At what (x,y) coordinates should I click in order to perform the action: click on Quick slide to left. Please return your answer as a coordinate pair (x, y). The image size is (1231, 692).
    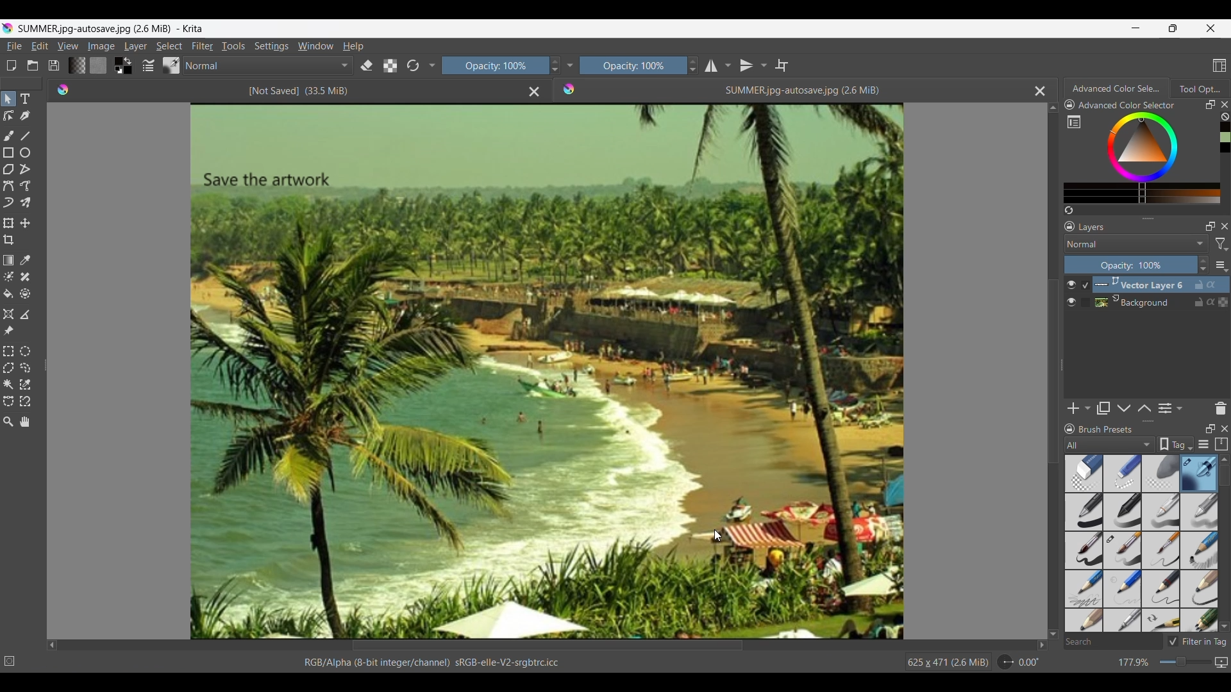
    Looking at the image, I should click on (53, 646).